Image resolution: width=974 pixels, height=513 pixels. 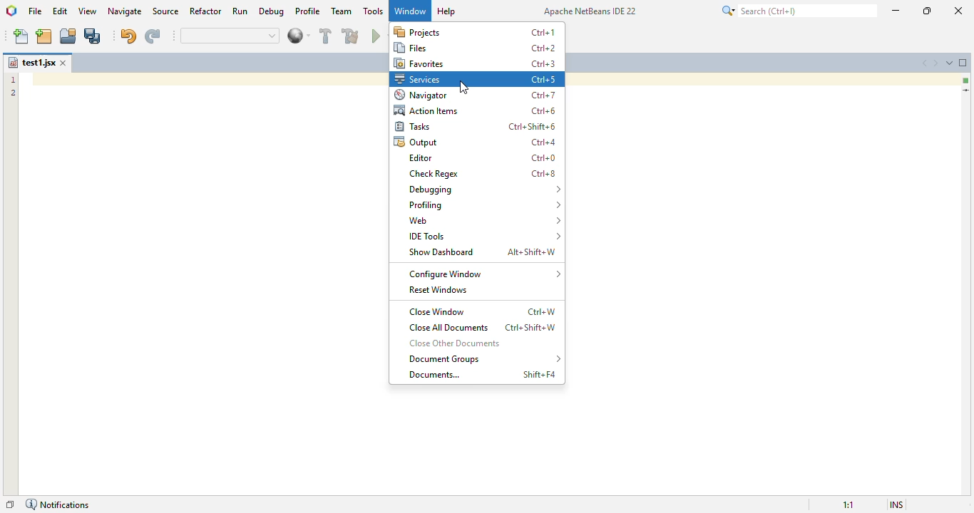 I want to click on close, so click(x=958, y=10).